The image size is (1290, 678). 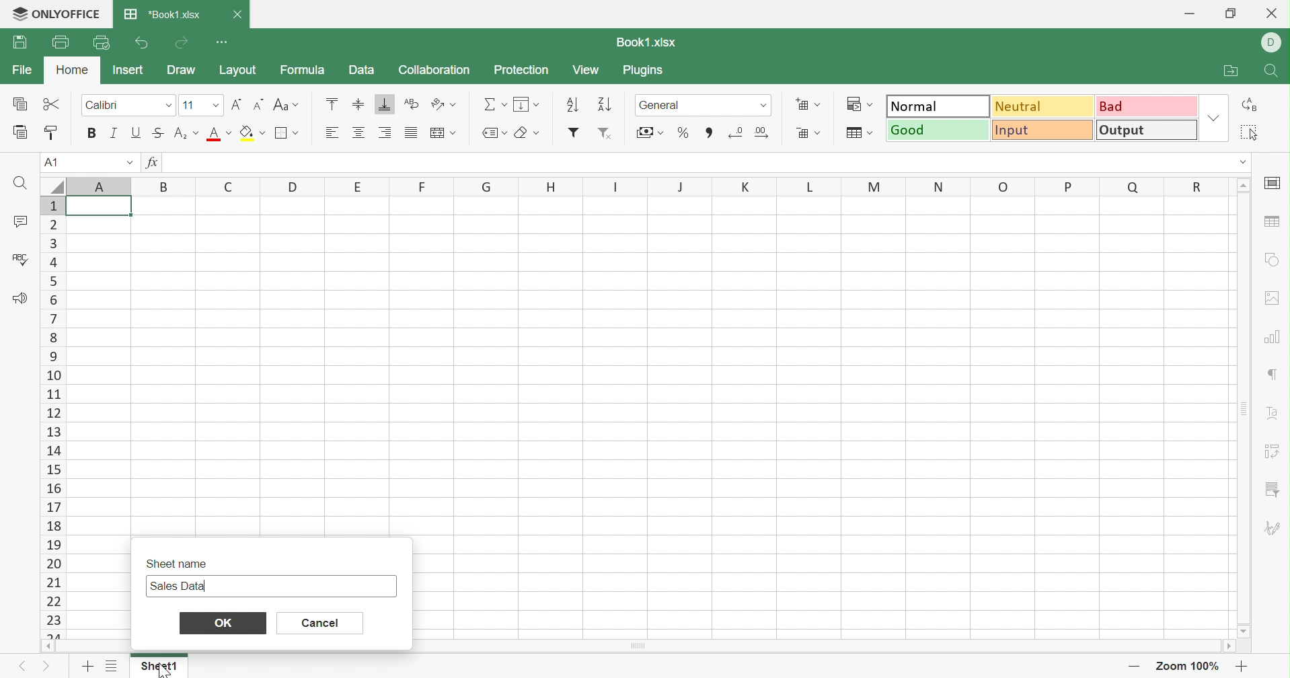 I want to click on Output, so click(x=1147, y=130).